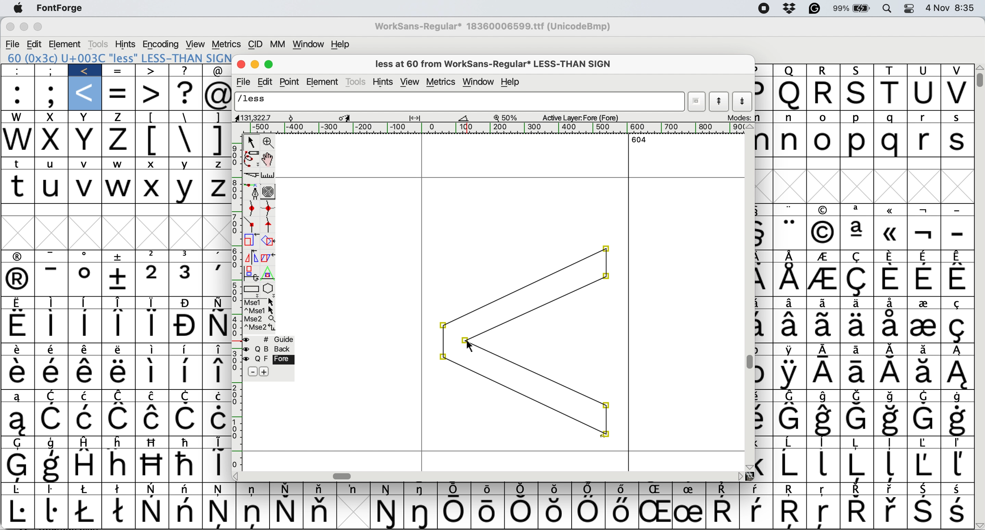 This screenshot has width=985, height=530. Describe the element at coordinates (689, 489) in the screenshot. I see `Symbol` at that location.